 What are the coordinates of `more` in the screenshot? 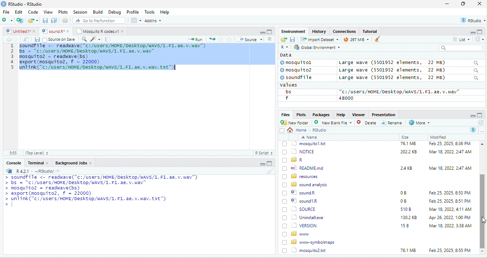 It's located at (482, 131).